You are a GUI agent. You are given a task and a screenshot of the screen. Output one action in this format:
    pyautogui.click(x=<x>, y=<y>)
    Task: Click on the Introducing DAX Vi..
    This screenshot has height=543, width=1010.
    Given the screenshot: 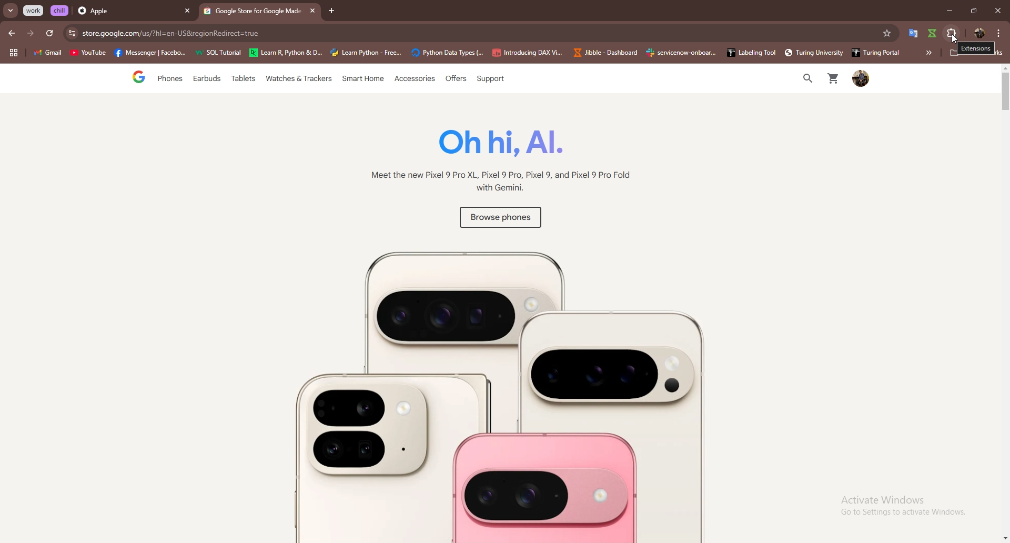 What is the action you would take?
    pyautogui.click(x=528, y=53)
    